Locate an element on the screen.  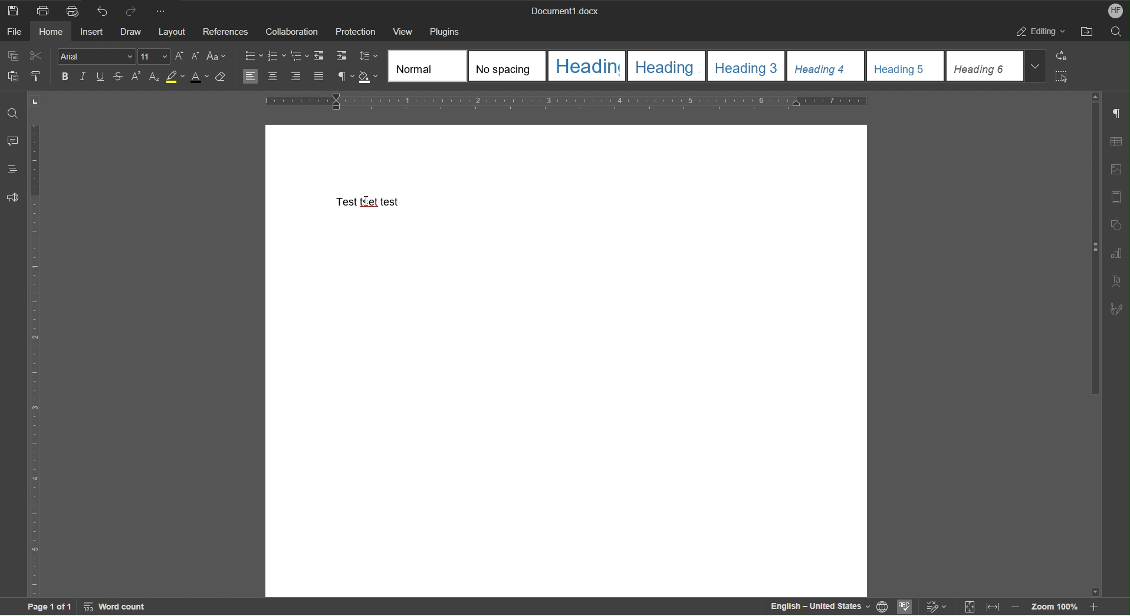
Protection is located at coordinates (356, 30).